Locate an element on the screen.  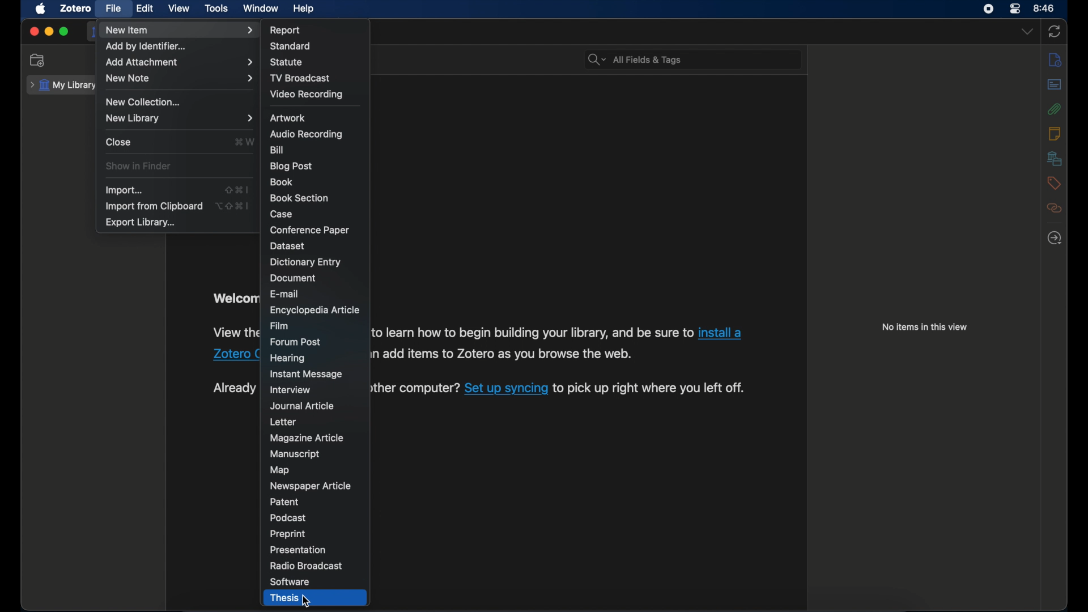
add attachment is located at coordinates (178, 62).